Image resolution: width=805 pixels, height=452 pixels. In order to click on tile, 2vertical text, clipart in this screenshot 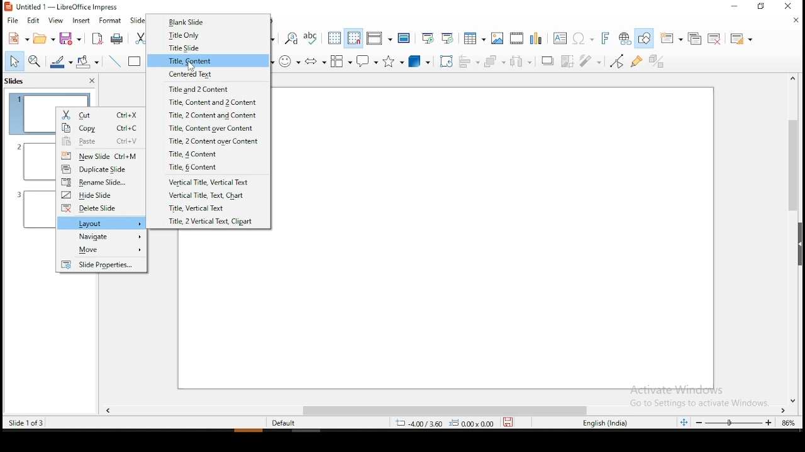, I will do `click(211, 222)`.